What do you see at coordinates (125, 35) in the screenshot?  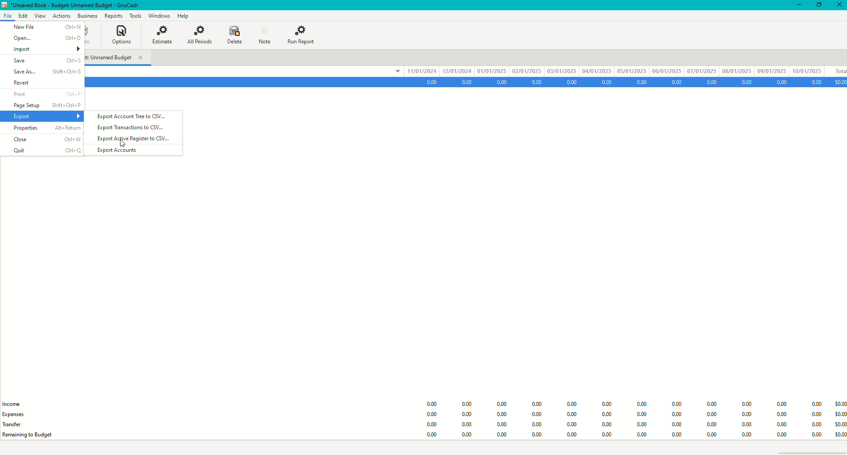 I see `Options` at bounding box center [125, 35].